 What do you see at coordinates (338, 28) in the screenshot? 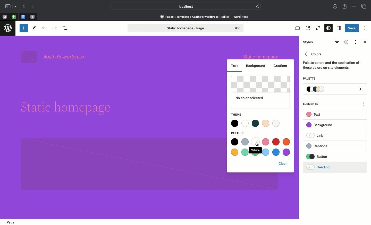
I see `Settings` at bounding box center [338, 28].